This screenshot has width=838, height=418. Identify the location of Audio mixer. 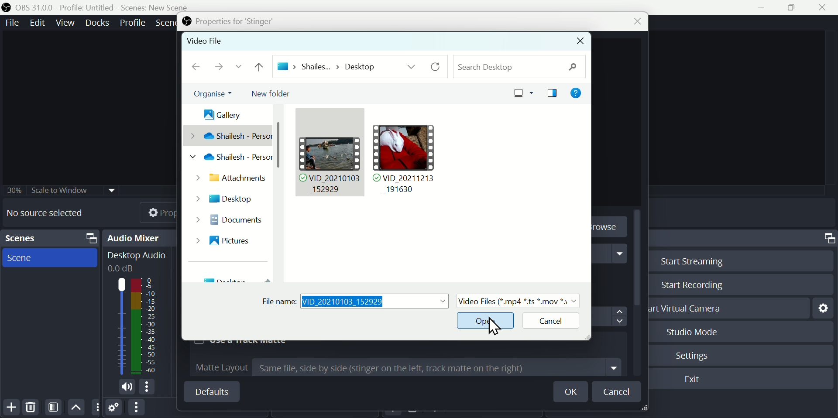
(141, 237).